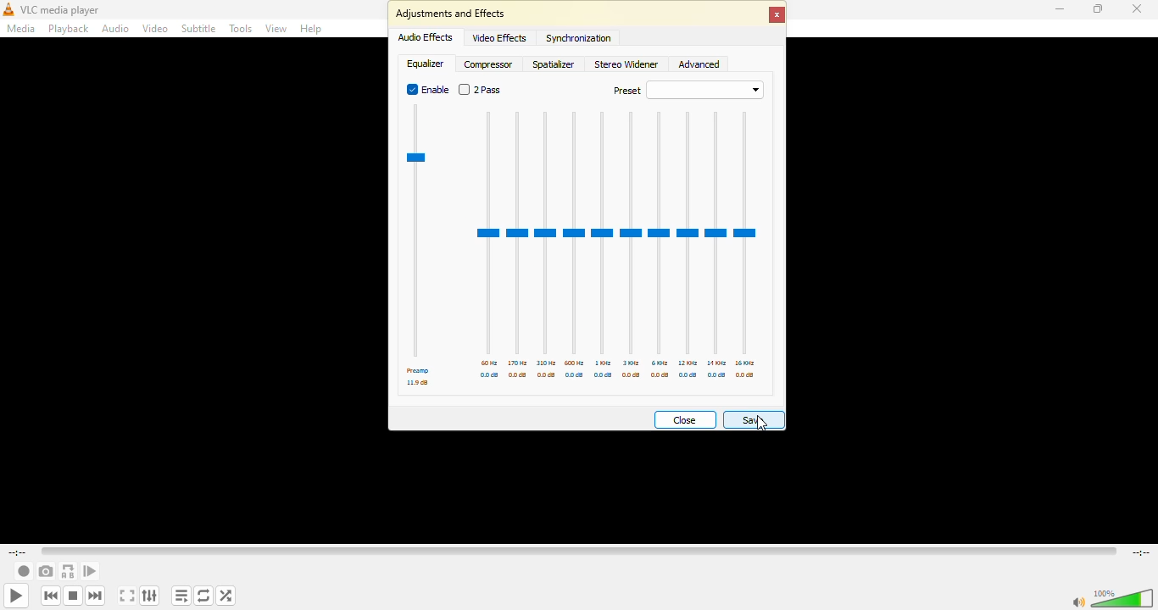  What do you see at coordinates (1125, 598) in the screenshot?
I see `volume adjust 100%` at bounding box center [1125, 598].